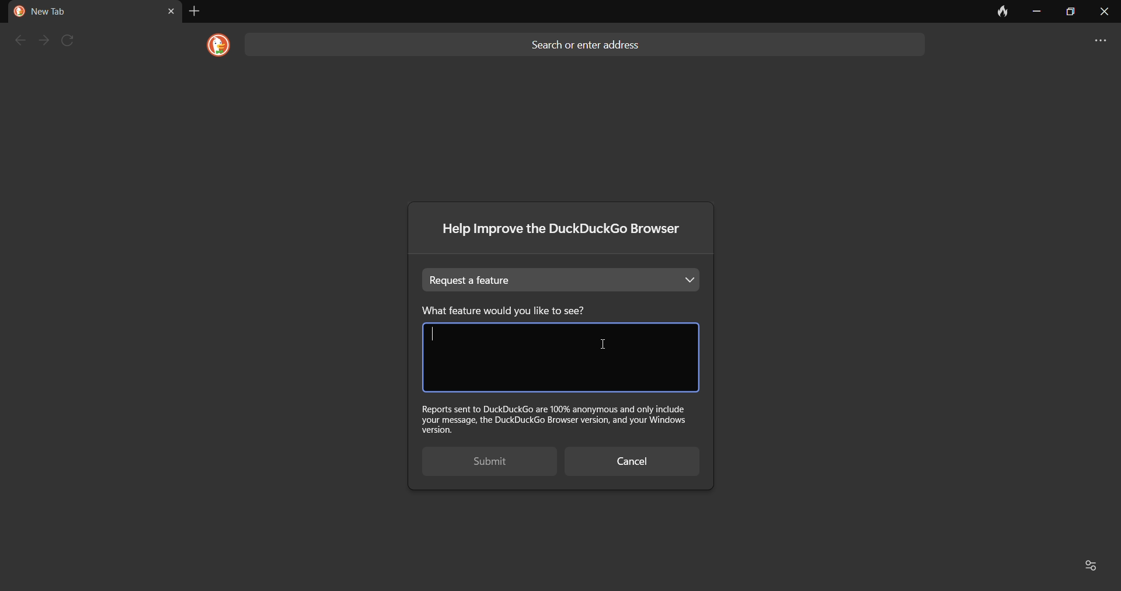  I want to click on cursor, so click(603, 345).